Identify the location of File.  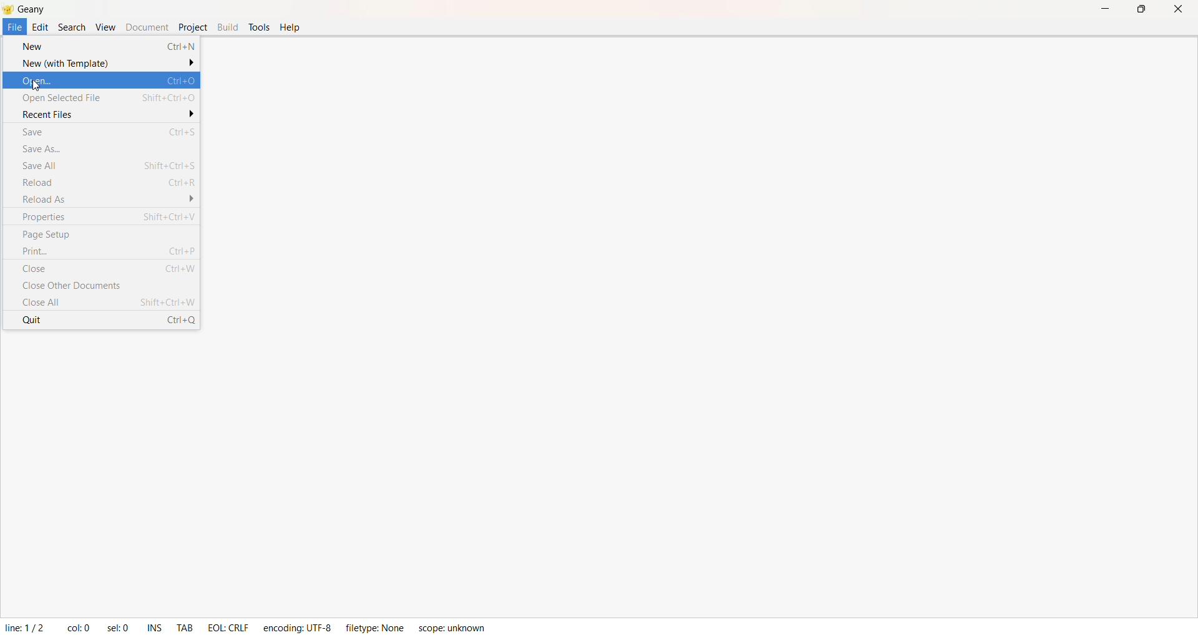
(13, 27).